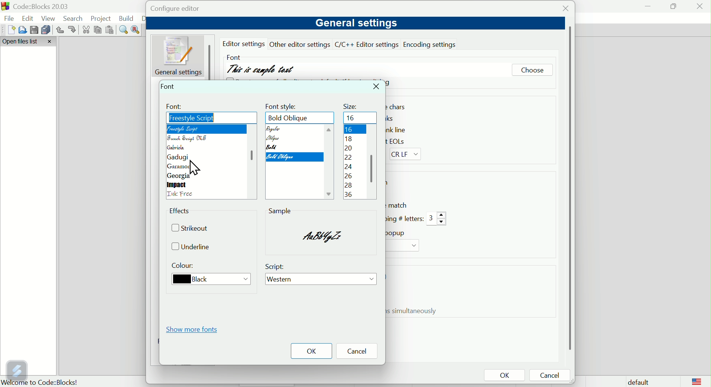 Image resolution: width=711 pixels, height=387 pixels. I want to click on This is sample text, so click(262, 67).